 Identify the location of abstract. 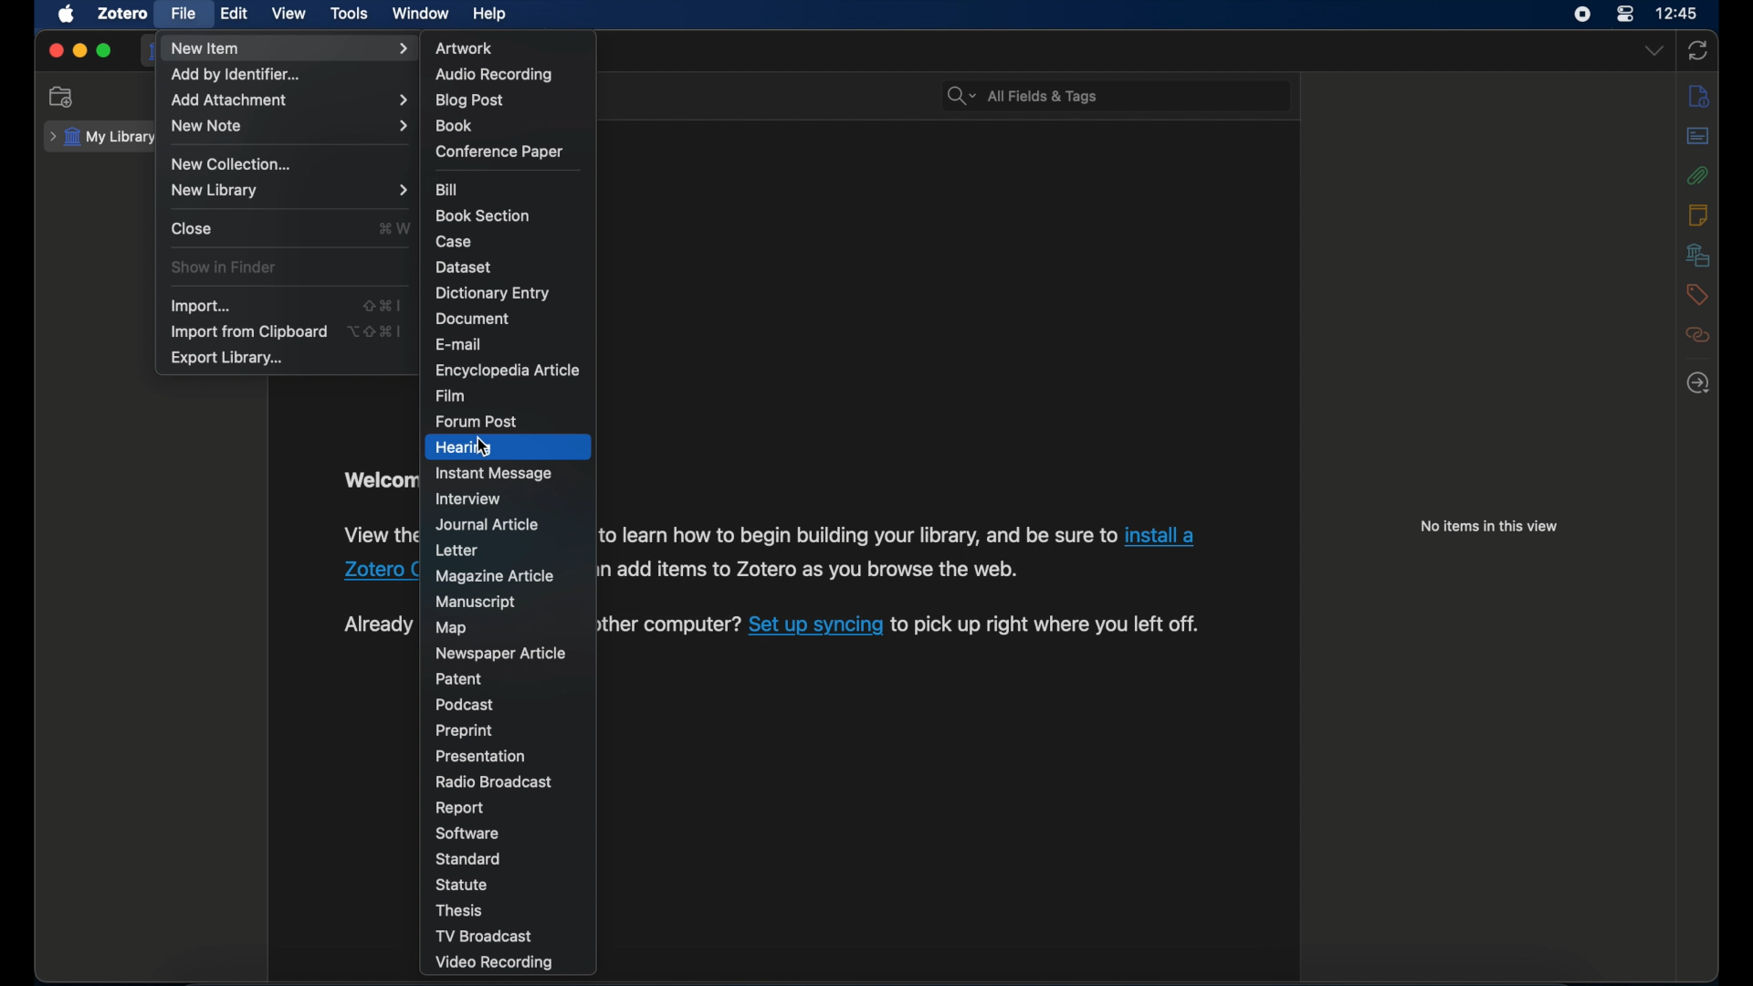
(1699, 135).